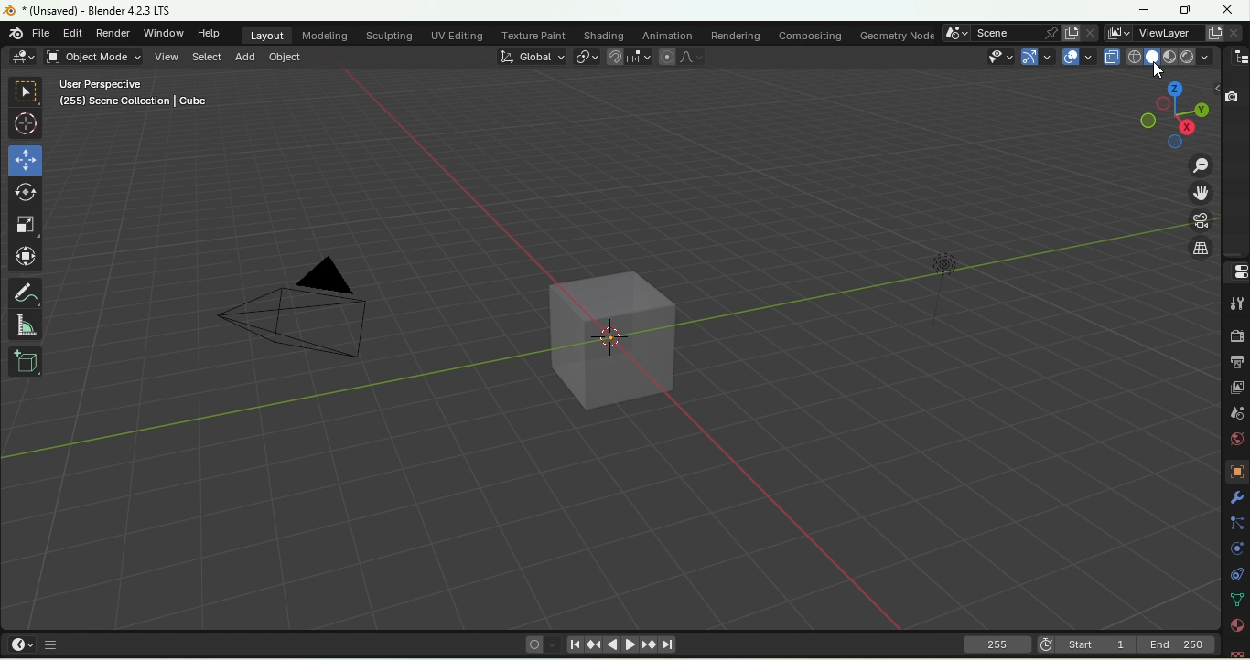 Image resolution: width=1250 pixels, height=660 pixels. What do you see at coordinates (1174, 90) in the screenshot?
I see `Rotate the view` at bounding box center [1174, 90].